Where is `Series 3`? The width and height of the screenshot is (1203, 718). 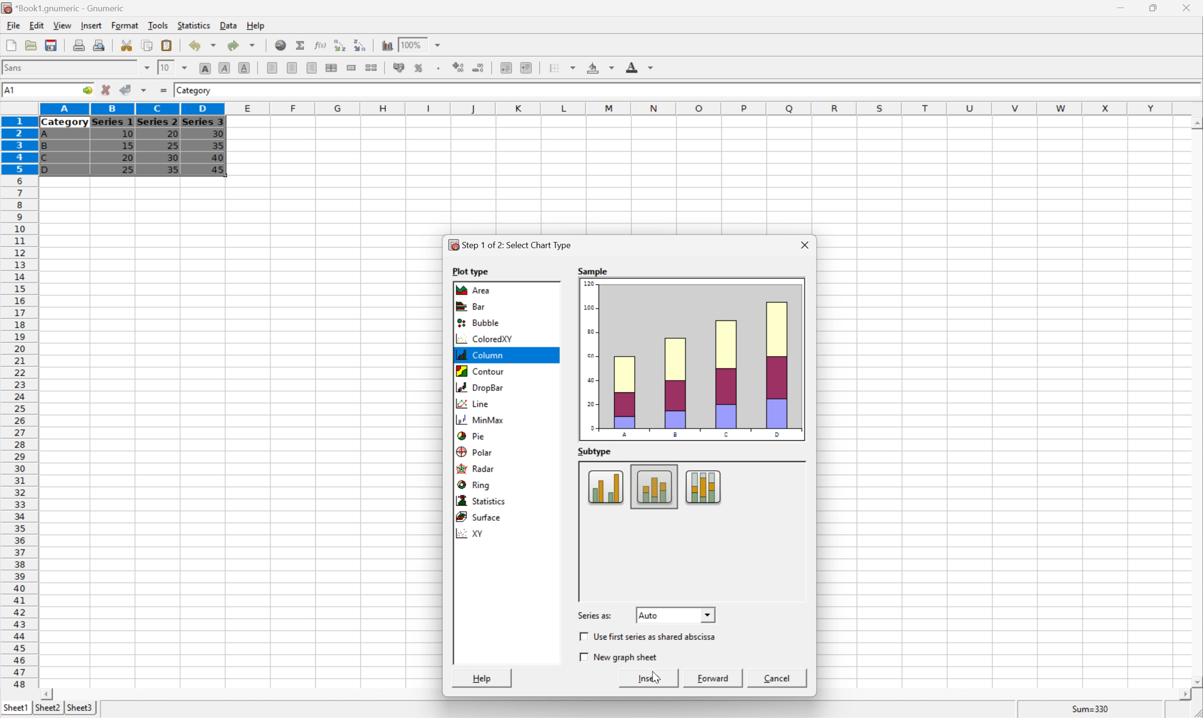 Series 3 is located at coordinates (204, 121).